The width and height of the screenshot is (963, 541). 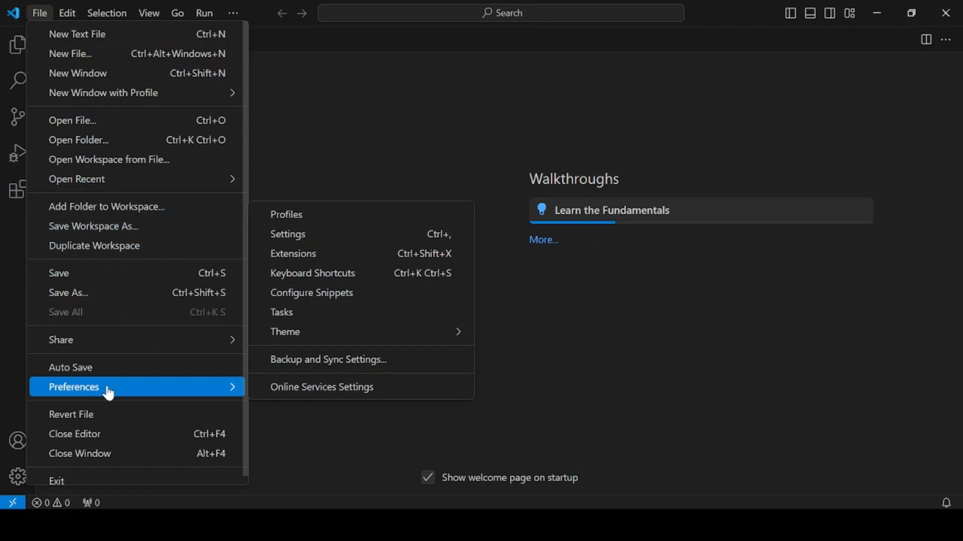 I want to click on selection, so click(x=108, y=14).